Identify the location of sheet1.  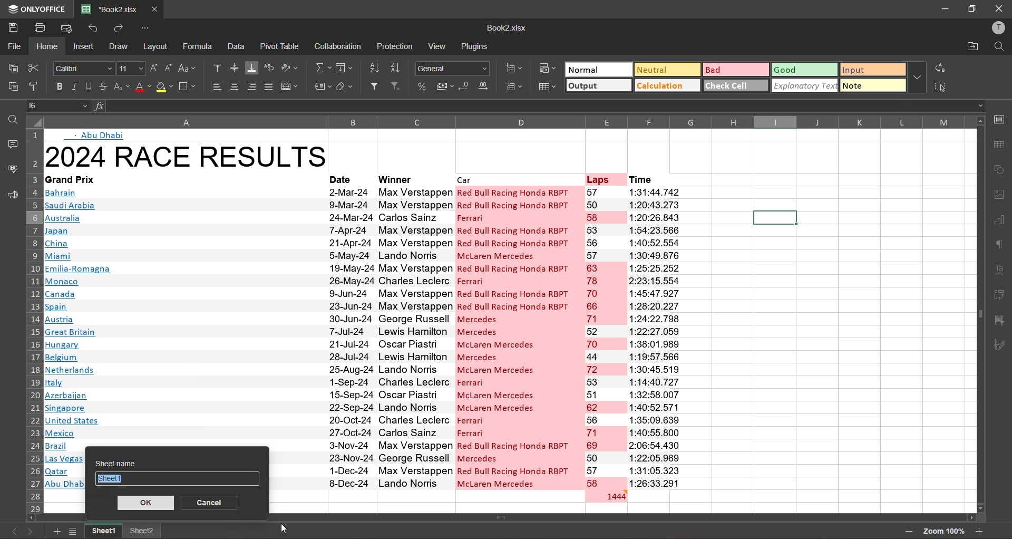
(118, 479).